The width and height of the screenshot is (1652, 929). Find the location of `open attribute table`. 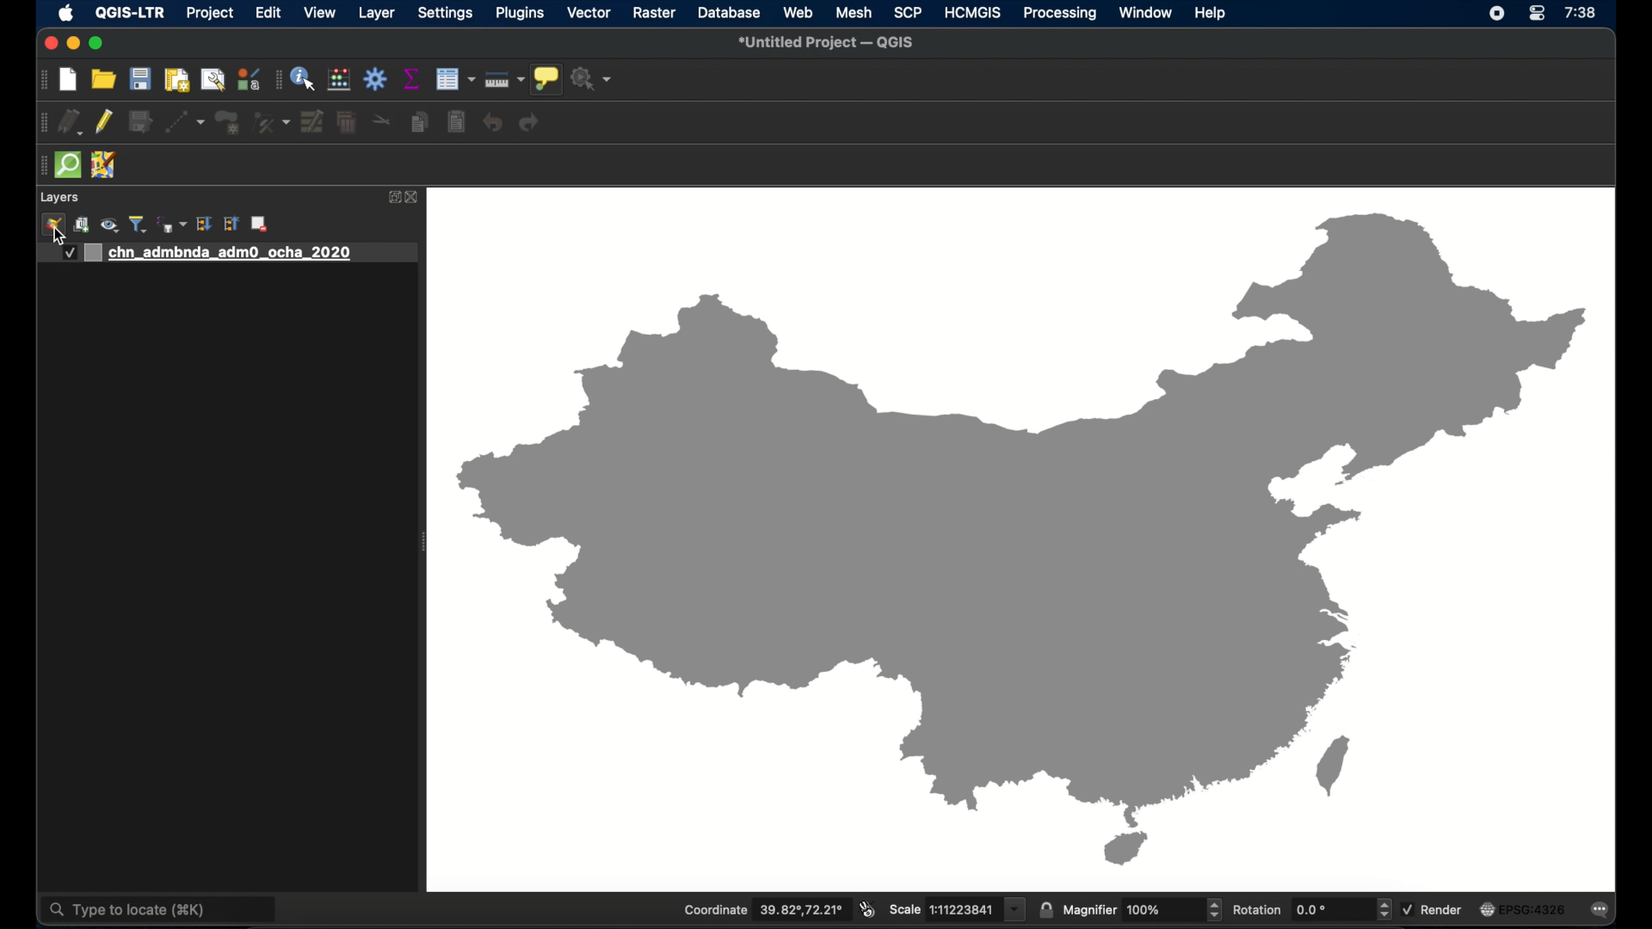

open attribute table is located at coordinates (455, 79).